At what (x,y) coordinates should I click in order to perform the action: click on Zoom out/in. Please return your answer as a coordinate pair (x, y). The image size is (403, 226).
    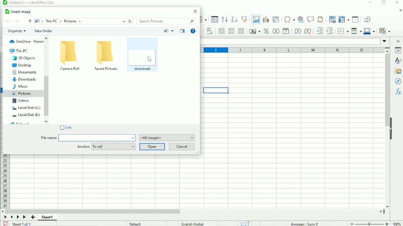
    Looking at the image, I should click on (369, 223).